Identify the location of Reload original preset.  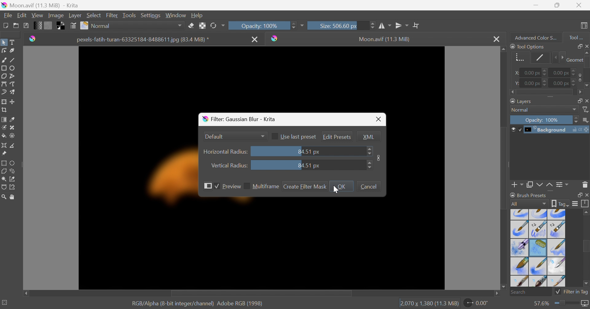
(217, 26).